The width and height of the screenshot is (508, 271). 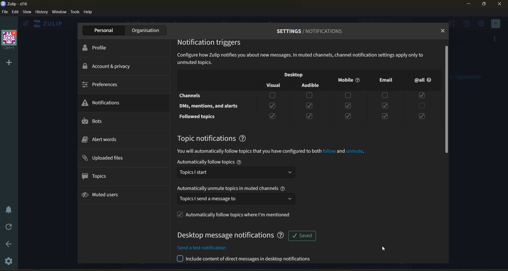 What do you see at coordinates (244, 138) in the screenshot?
I see `question mark logo` at bounding box center [244, 138].